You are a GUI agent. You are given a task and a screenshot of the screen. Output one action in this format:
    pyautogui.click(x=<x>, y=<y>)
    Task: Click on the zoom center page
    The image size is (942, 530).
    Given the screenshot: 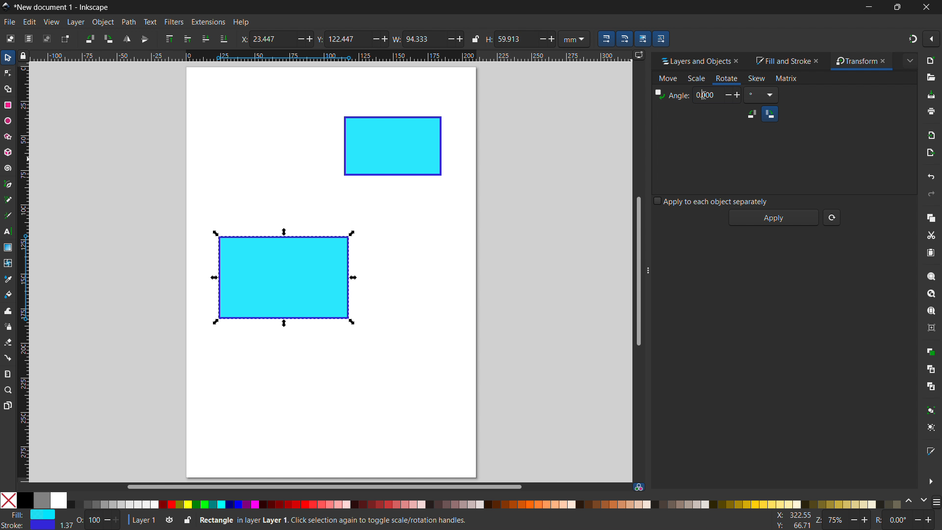 What is the action you would take?
    pyautogui.click(x=931, y=328)
    